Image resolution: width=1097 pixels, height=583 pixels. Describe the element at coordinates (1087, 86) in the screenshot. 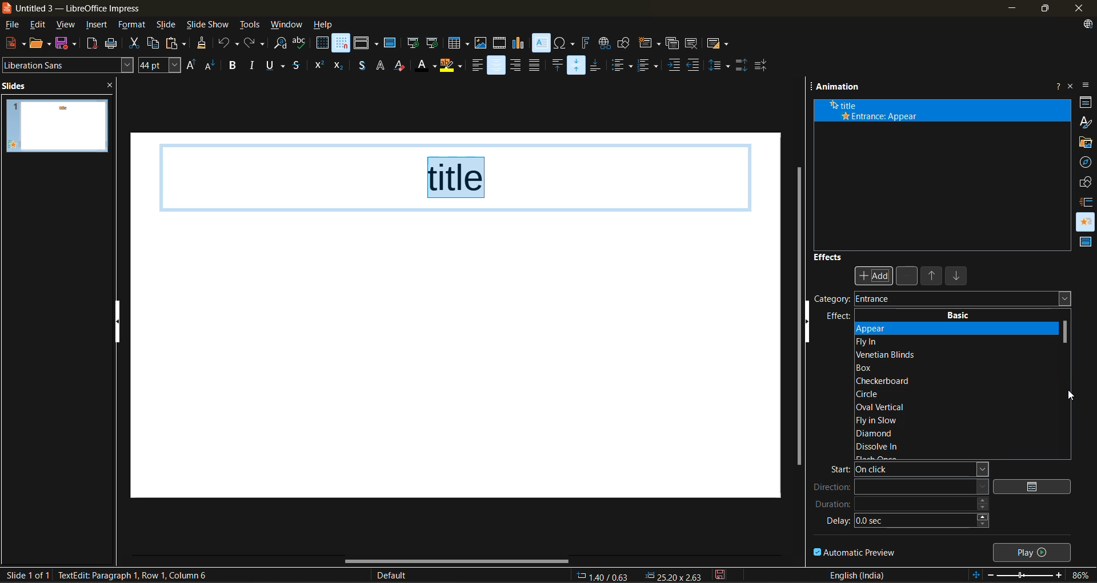

I see `sidebar settings` at that location.